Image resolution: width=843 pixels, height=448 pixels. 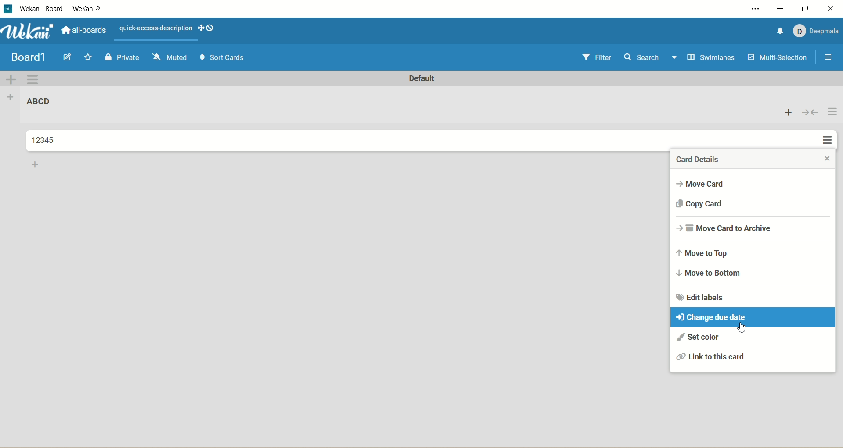 What do you see at coordinates (10, 9) in the screenshot?
I see `logo` at bounding box center [10, 9].